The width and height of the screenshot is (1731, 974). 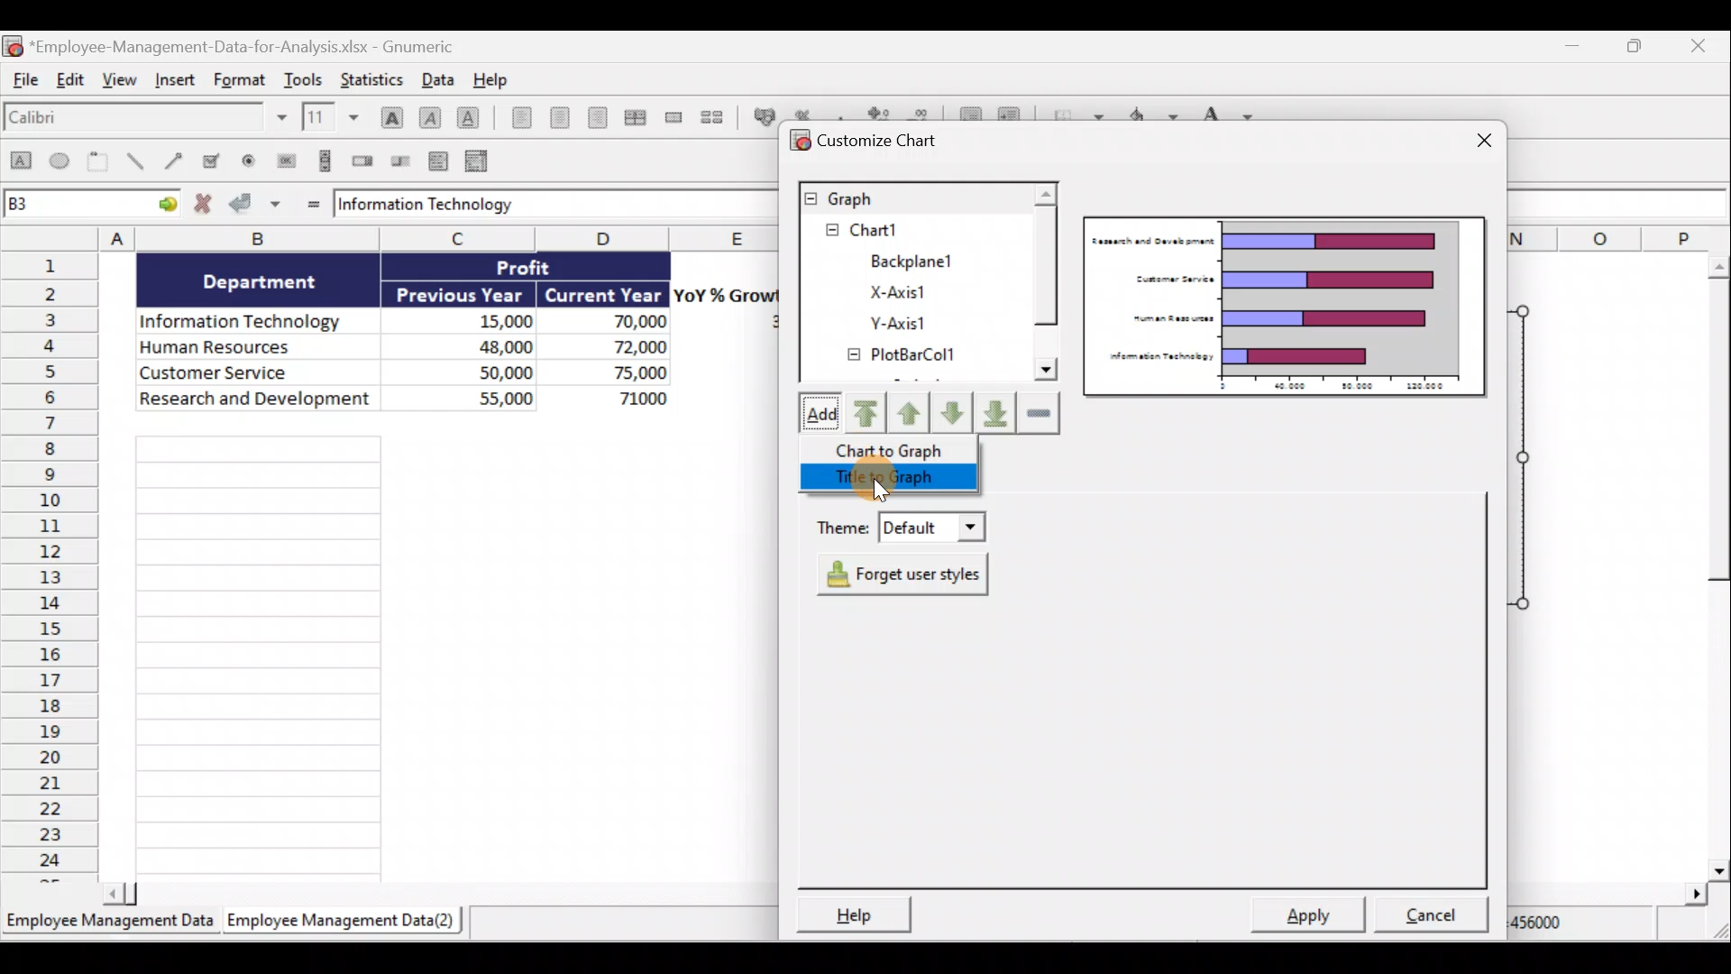 What do you see at coordinates (863, 412) in the screenshot?
I see `Move top` at bounding box center [863, 412].